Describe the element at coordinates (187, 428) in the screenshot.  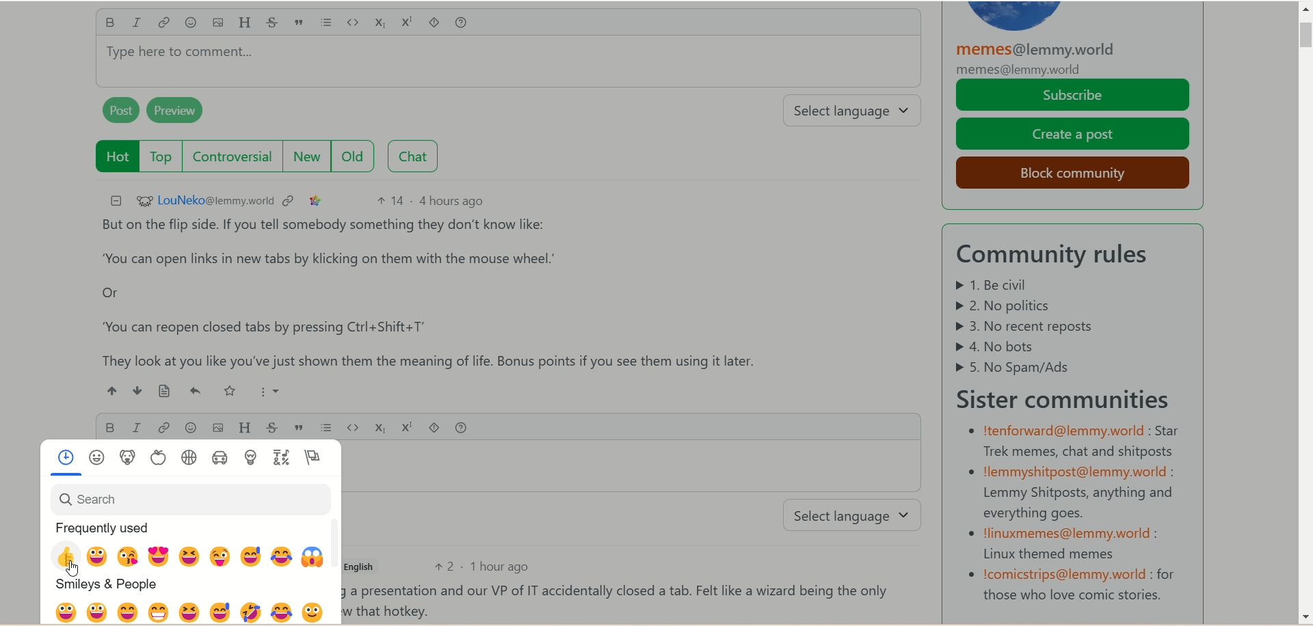
I see `emoji` at that location.